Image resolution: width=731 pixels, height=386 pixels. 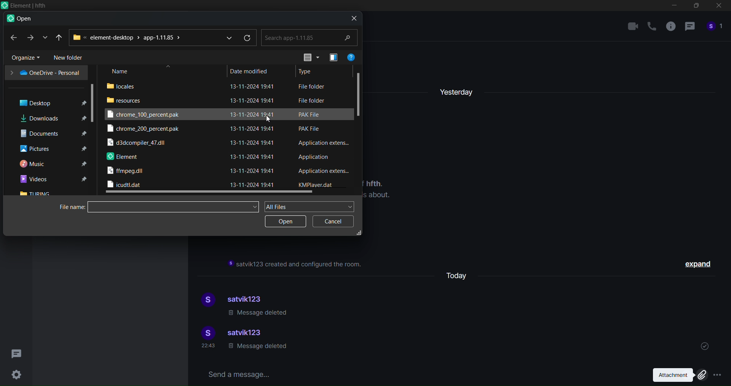 I want to click on new folder, so click(x=71, y=58).